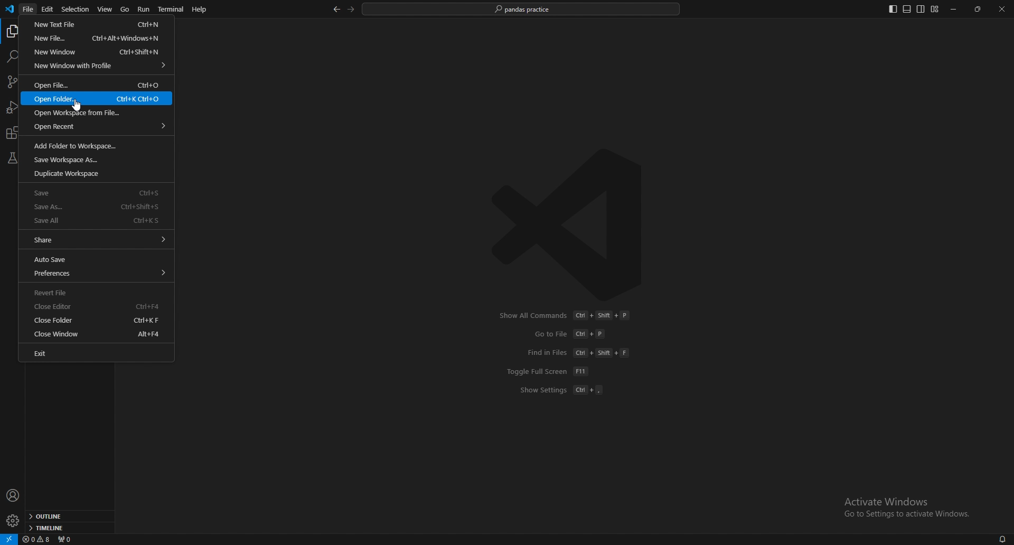 The width and height of the screenshot is (1014, 545). Describe the element at coordinates (956, 10) in the screenshot. I see `minimize` at that location.